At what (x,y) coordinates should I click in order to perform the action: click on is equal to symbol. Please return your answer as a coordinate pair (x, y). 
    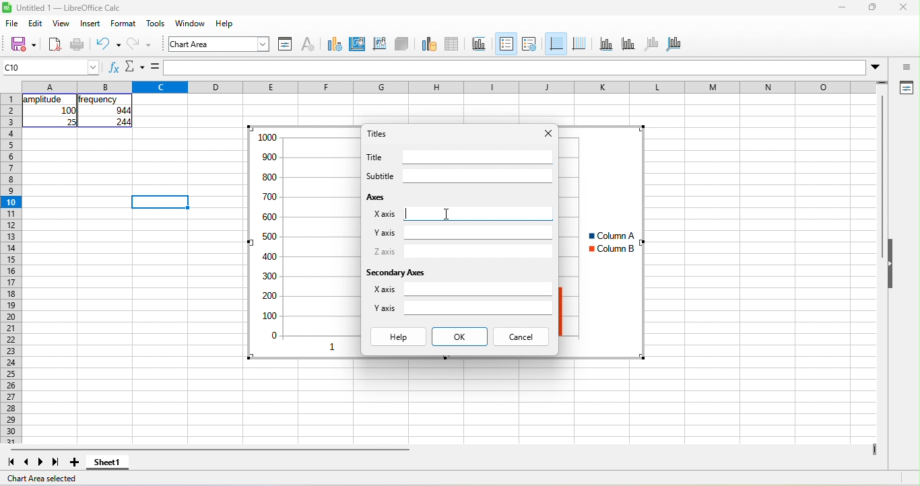
    Looking at the image, I should click on (155, 67).